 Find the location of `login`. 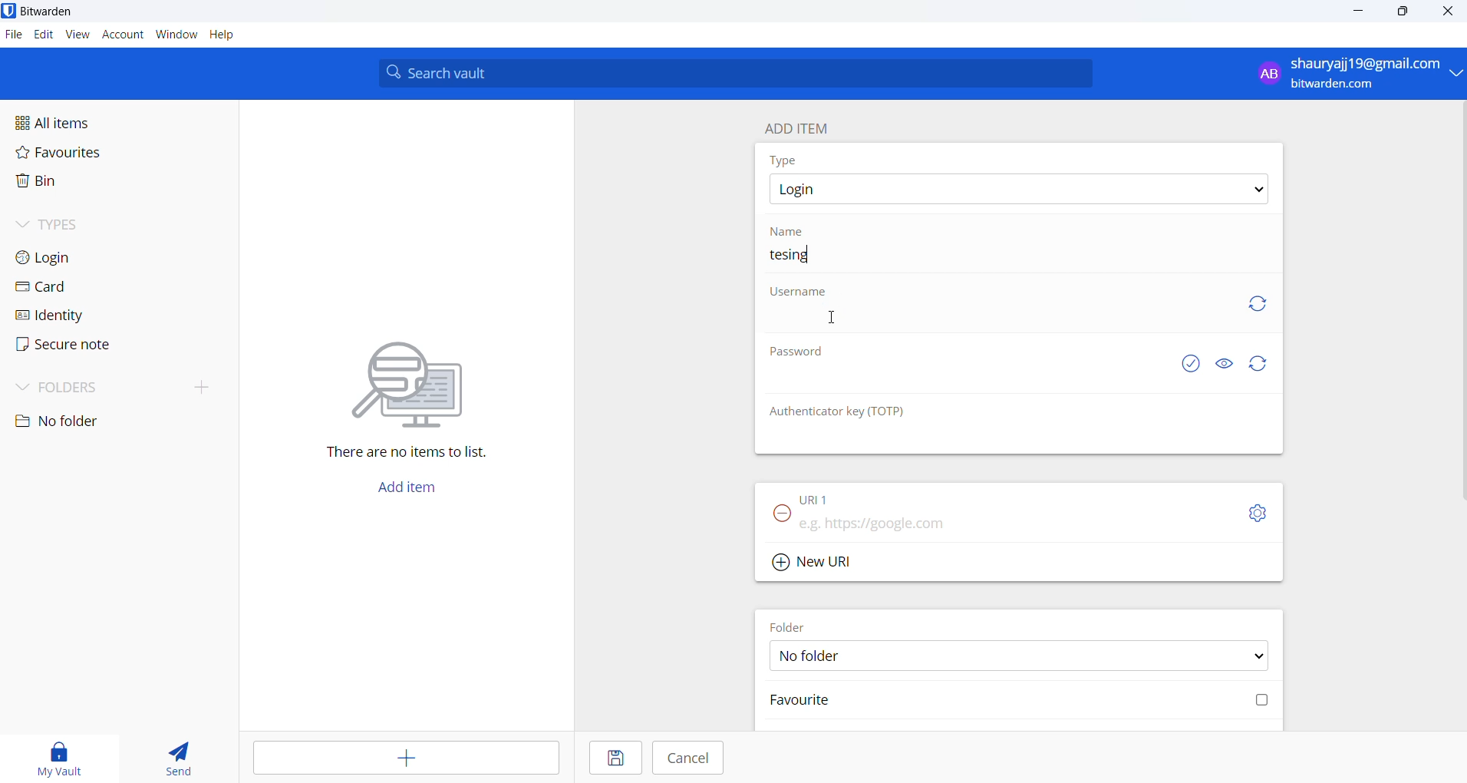

login is located at coordinates (90, 260).